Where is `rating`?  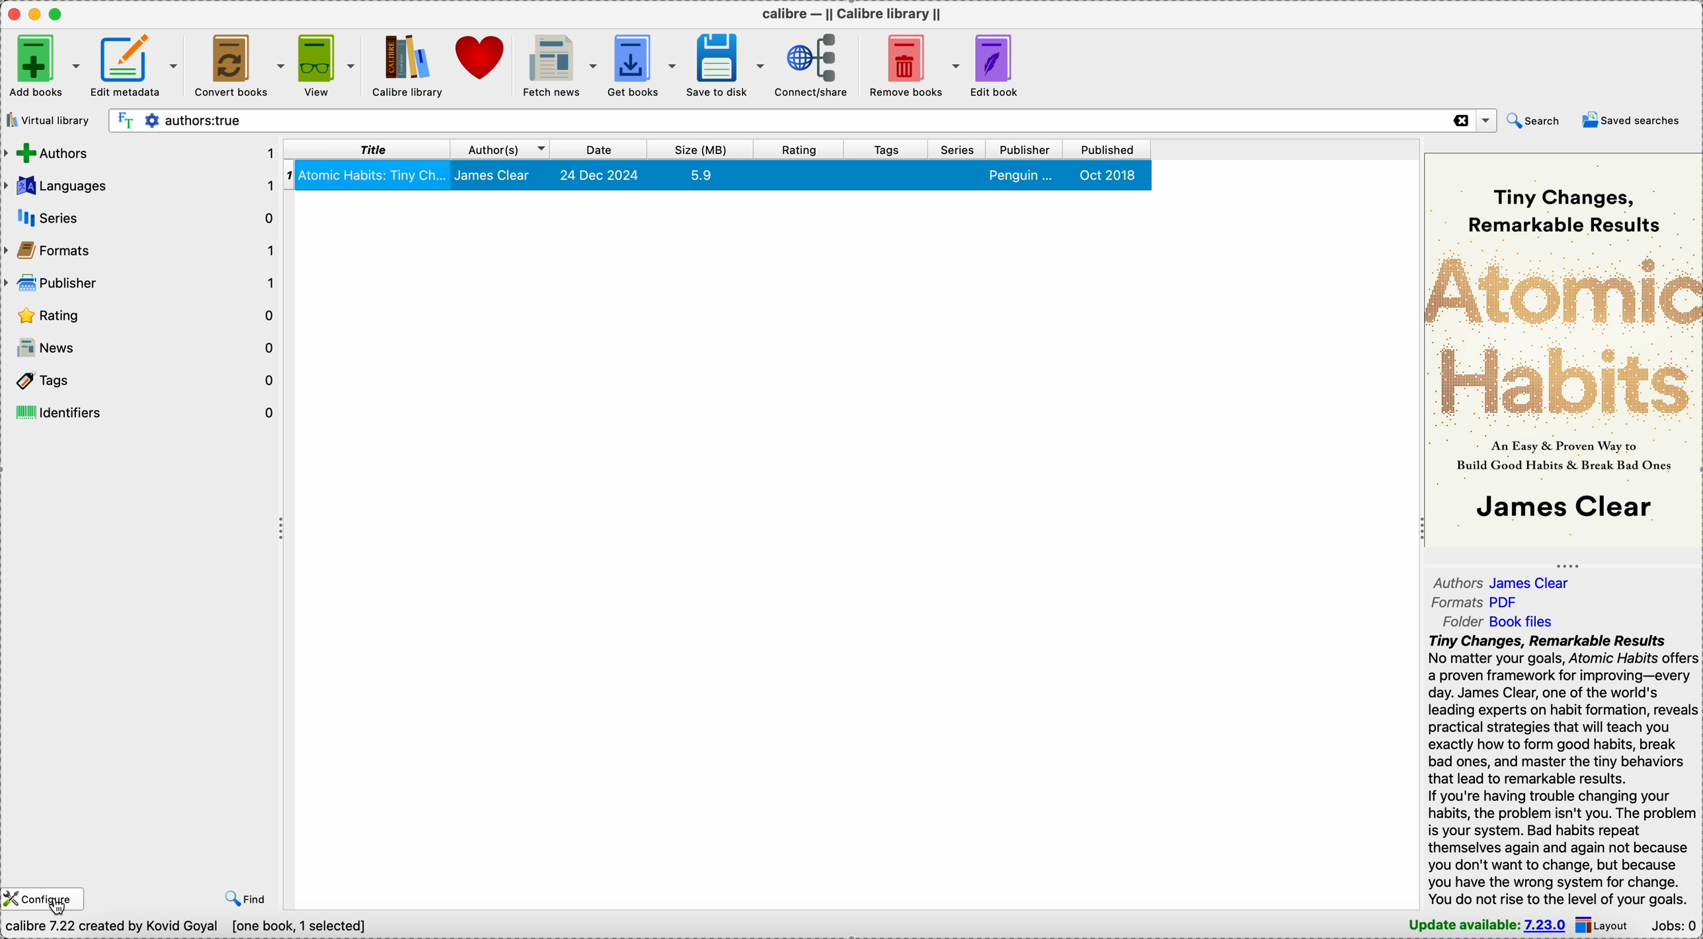 rating is located at coordinates (799, 149).